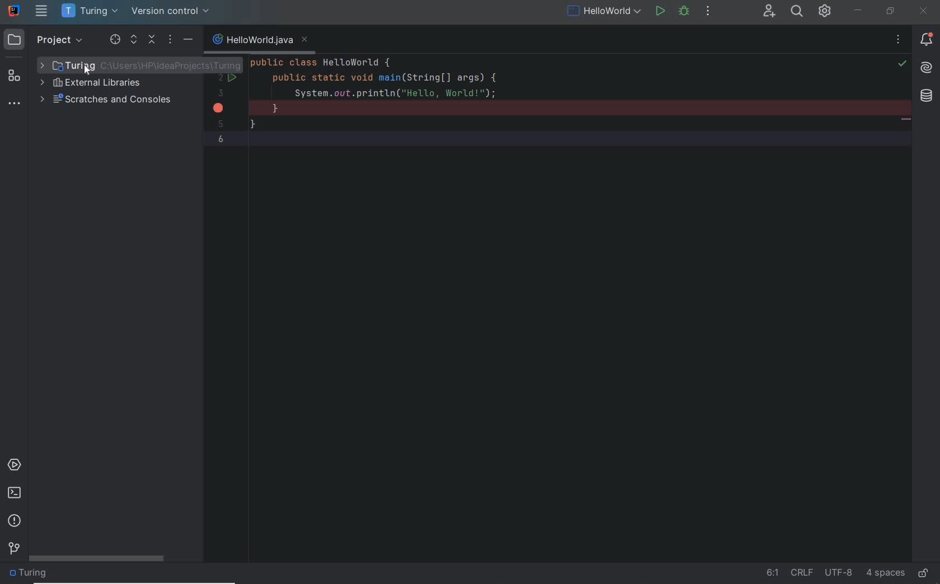  Describe the element at coordinates (928, 97) in the screenshot. I see `database` at that location.